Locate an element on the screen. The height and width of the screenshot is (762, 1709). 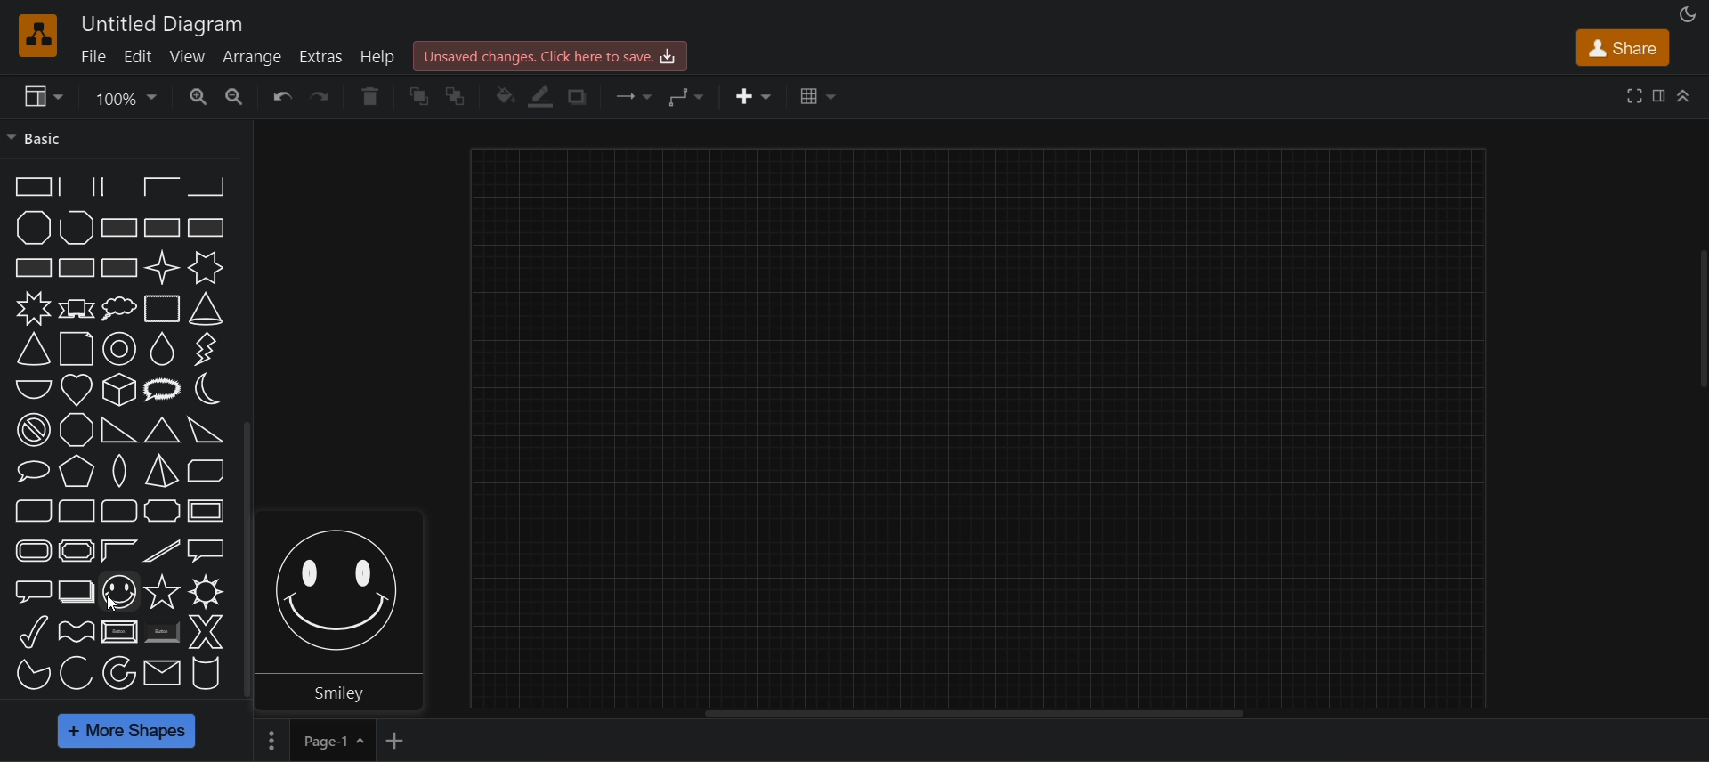
corner rounded rectangle  is located at coordinates (76, 509).